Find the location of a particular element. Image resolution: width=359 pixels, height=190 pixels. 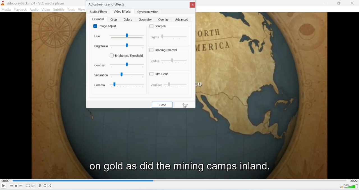

video effects is located at coordinates (123, 11).